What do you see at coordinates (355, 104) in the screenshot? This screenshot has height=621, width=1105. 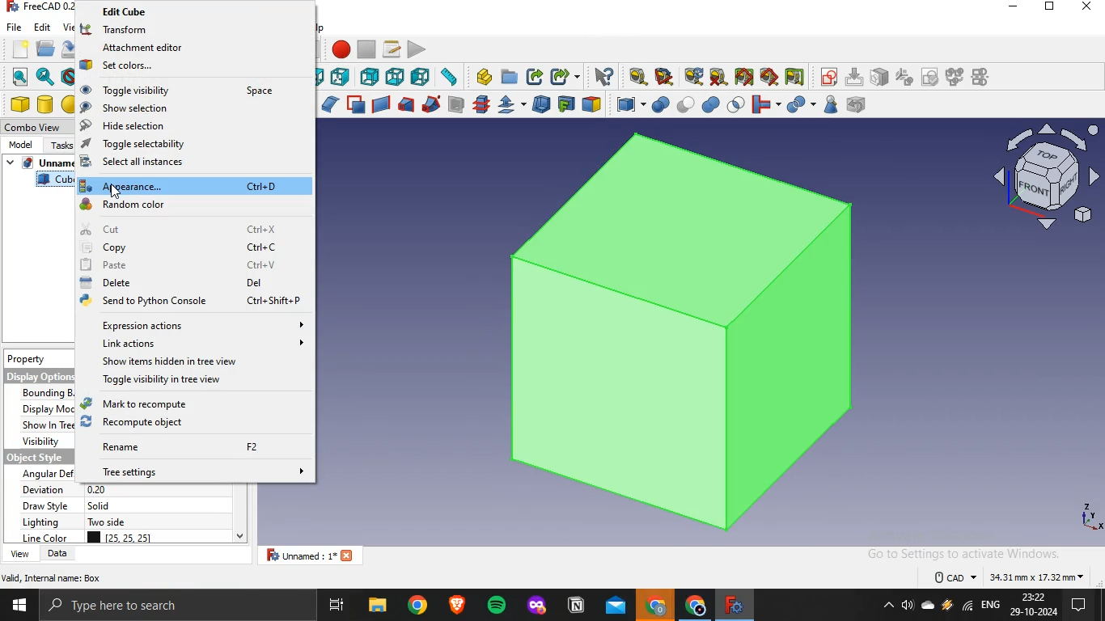 I see `make face from wires` at bounding box center [355, 104].